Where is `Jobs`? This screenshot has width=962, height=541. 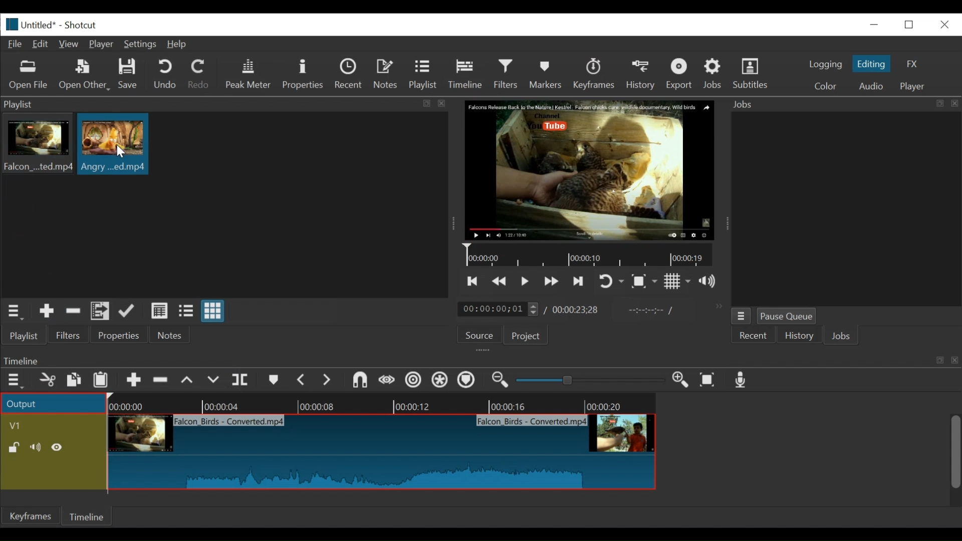
Jobs is located at coordinates (714, 73).